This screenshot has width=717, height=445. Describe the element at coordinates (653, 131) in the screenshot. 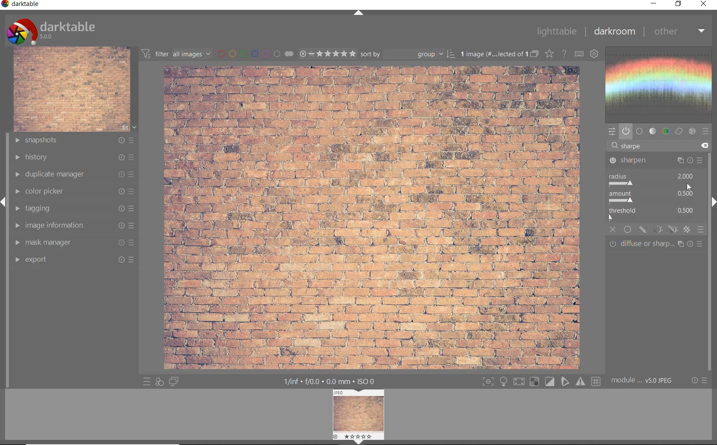

I see `tone ` at that location.